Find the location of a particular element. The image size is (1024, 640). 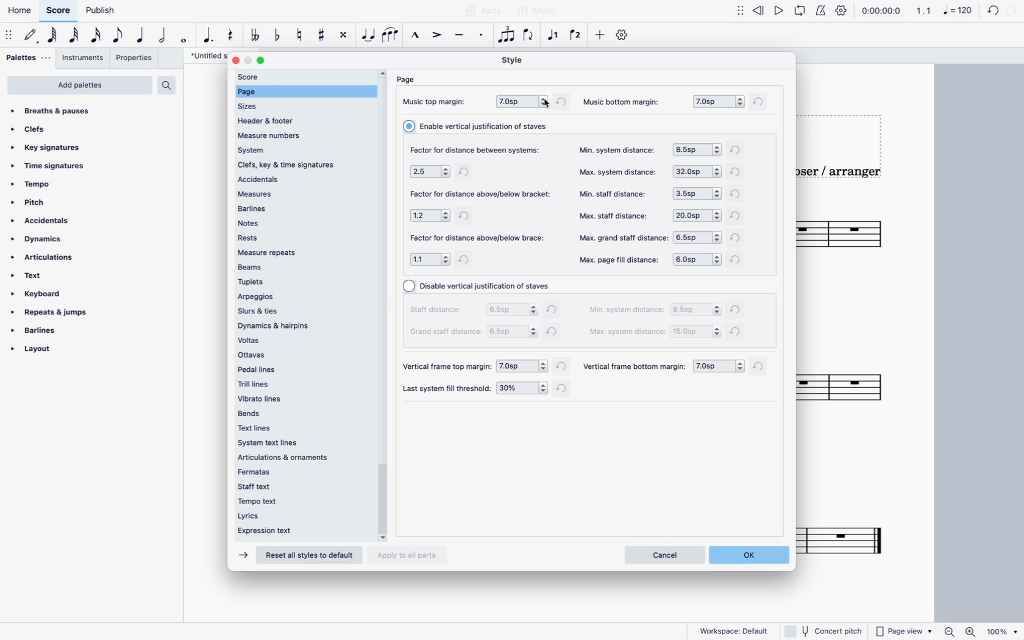

concert pitch is located at coordinates (822, 630).